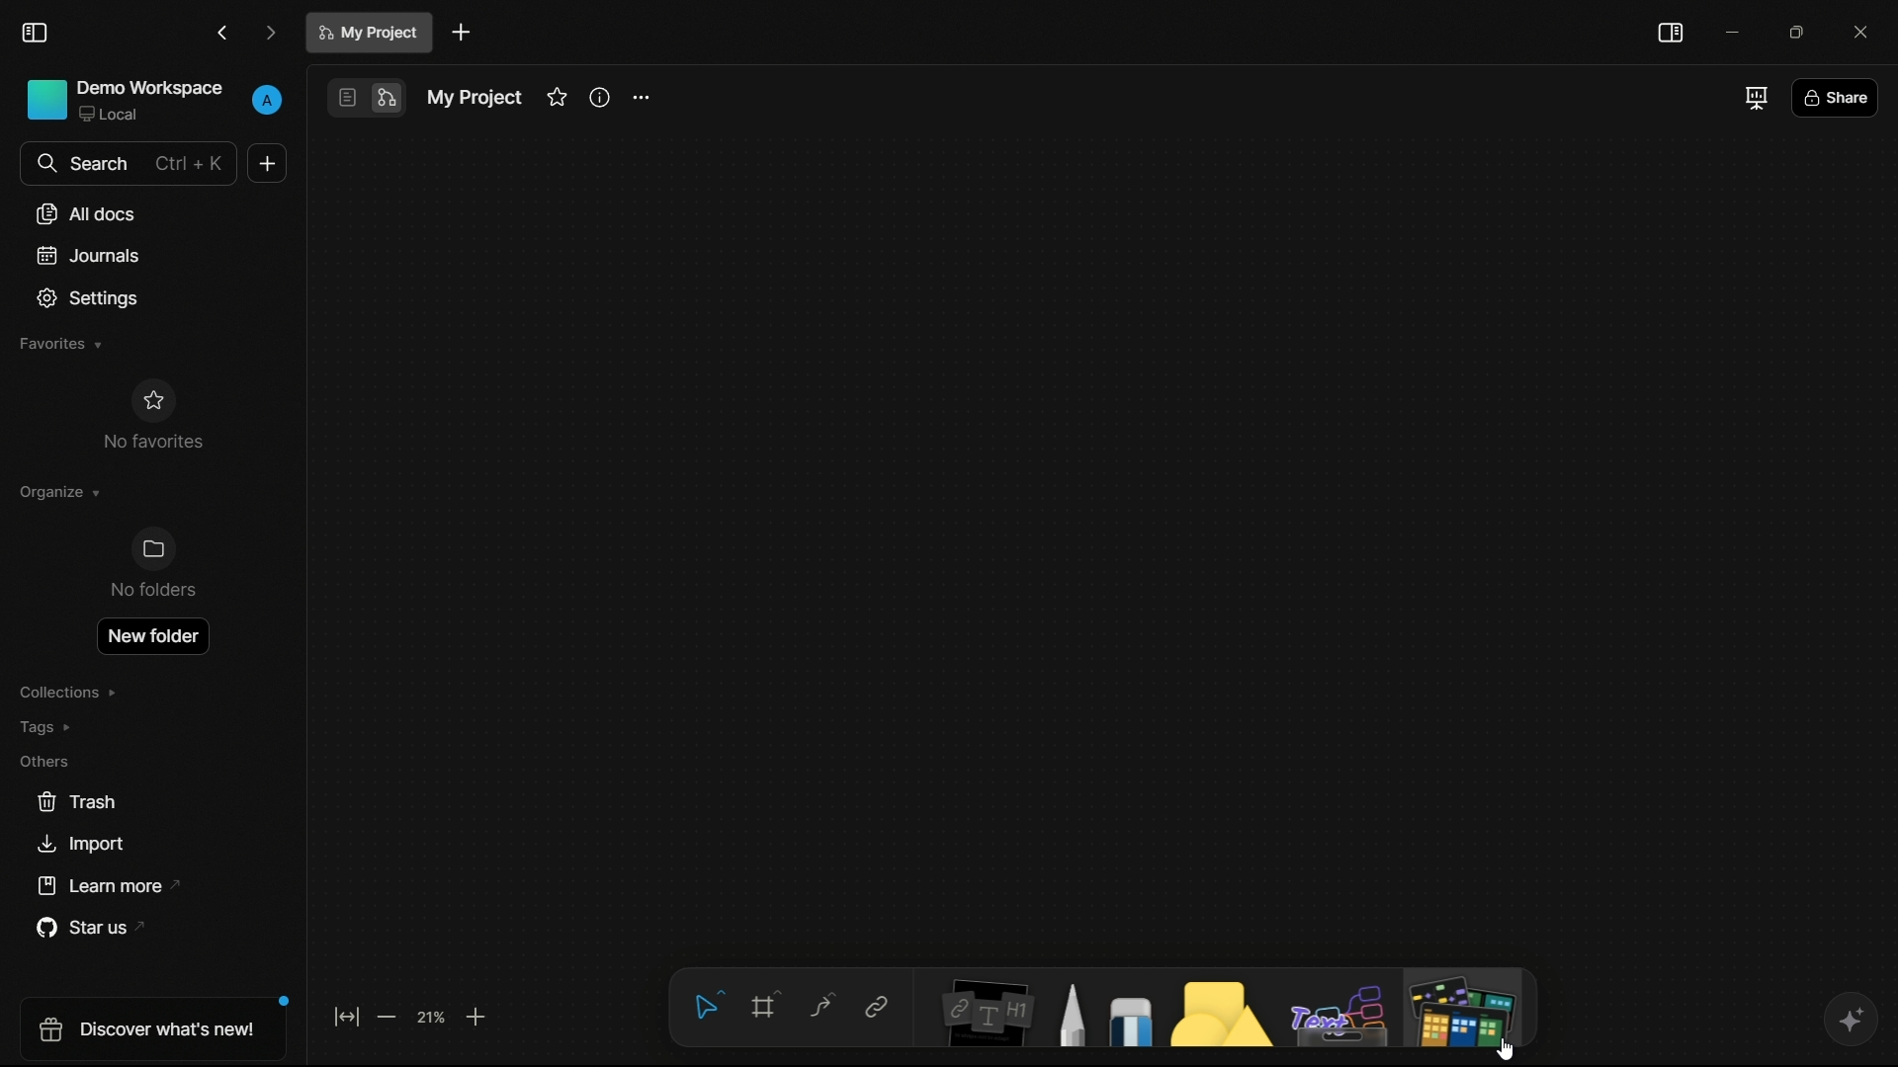  I want to click on document name, so click(474, 100).